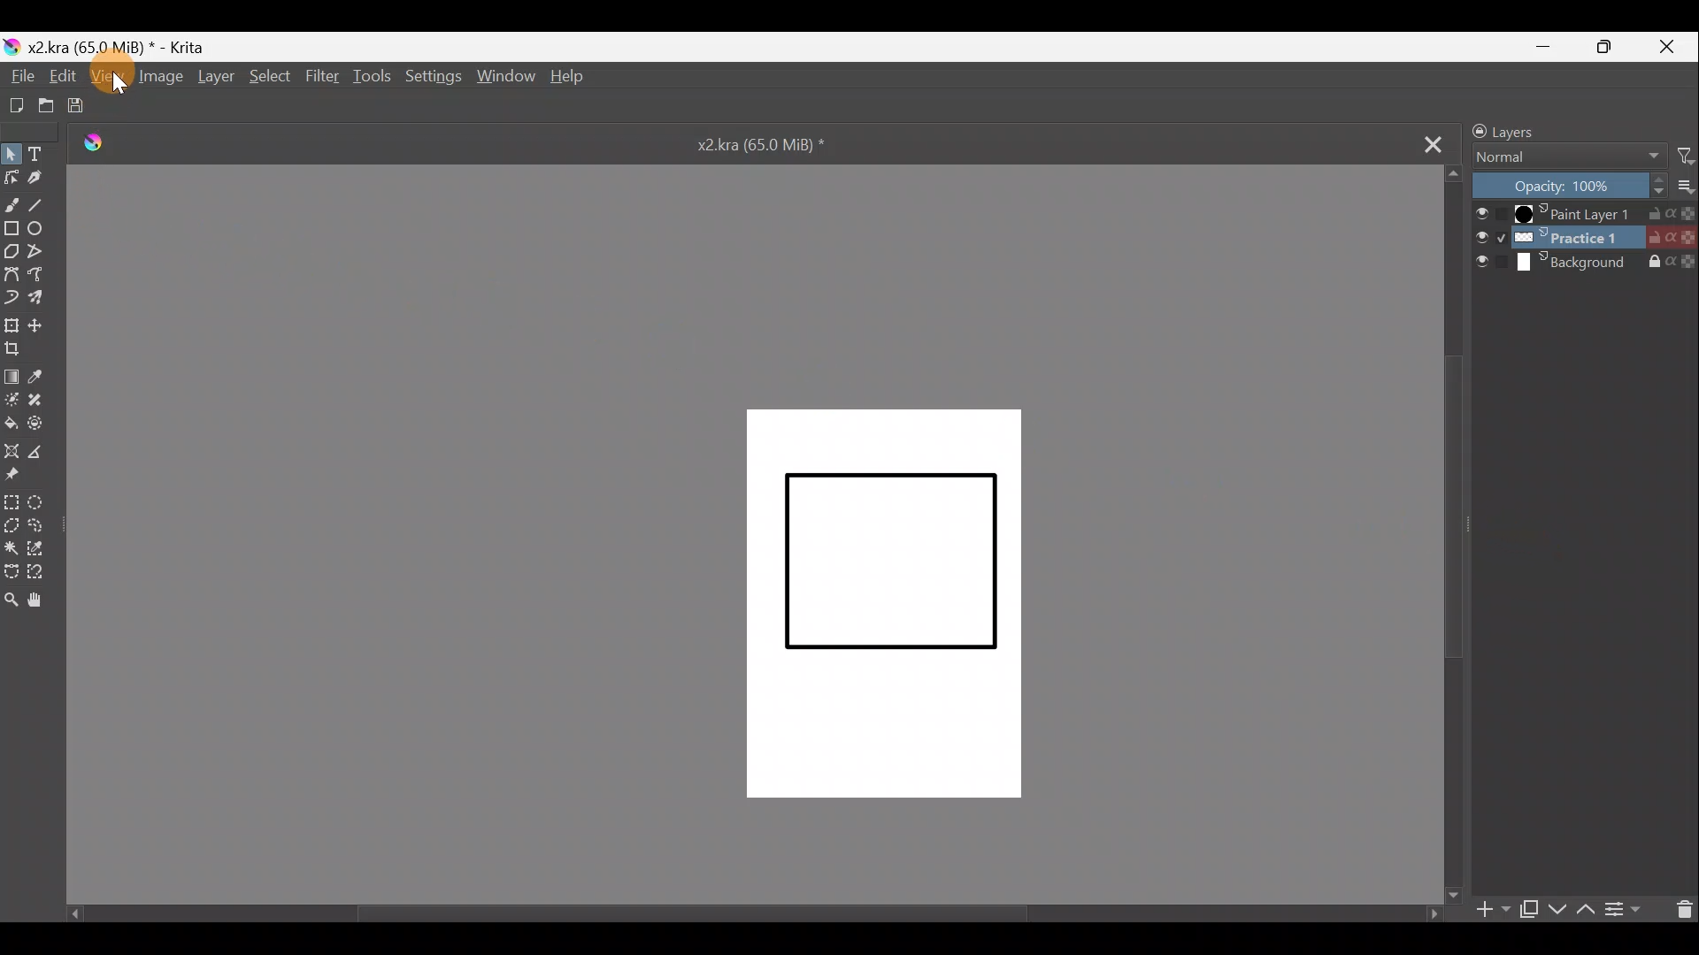 Image resolution: width=1699 pixels, height=955 pixels. What do you see at coordinates (12, 271) in the screenshot?
I see `Bezier curve tool` at bounding box center [12, 271].